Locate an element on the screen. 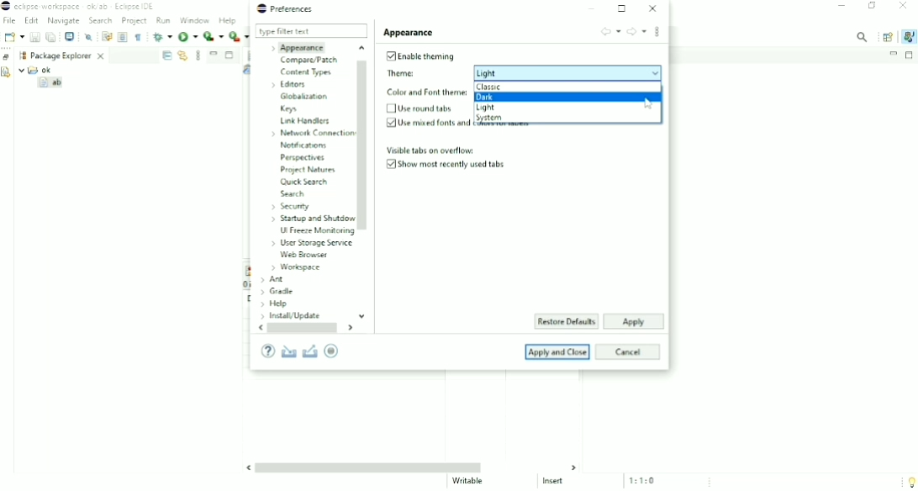 The width and height of the screenshot is (918, 491). Help is located at coordinates (267, 351).